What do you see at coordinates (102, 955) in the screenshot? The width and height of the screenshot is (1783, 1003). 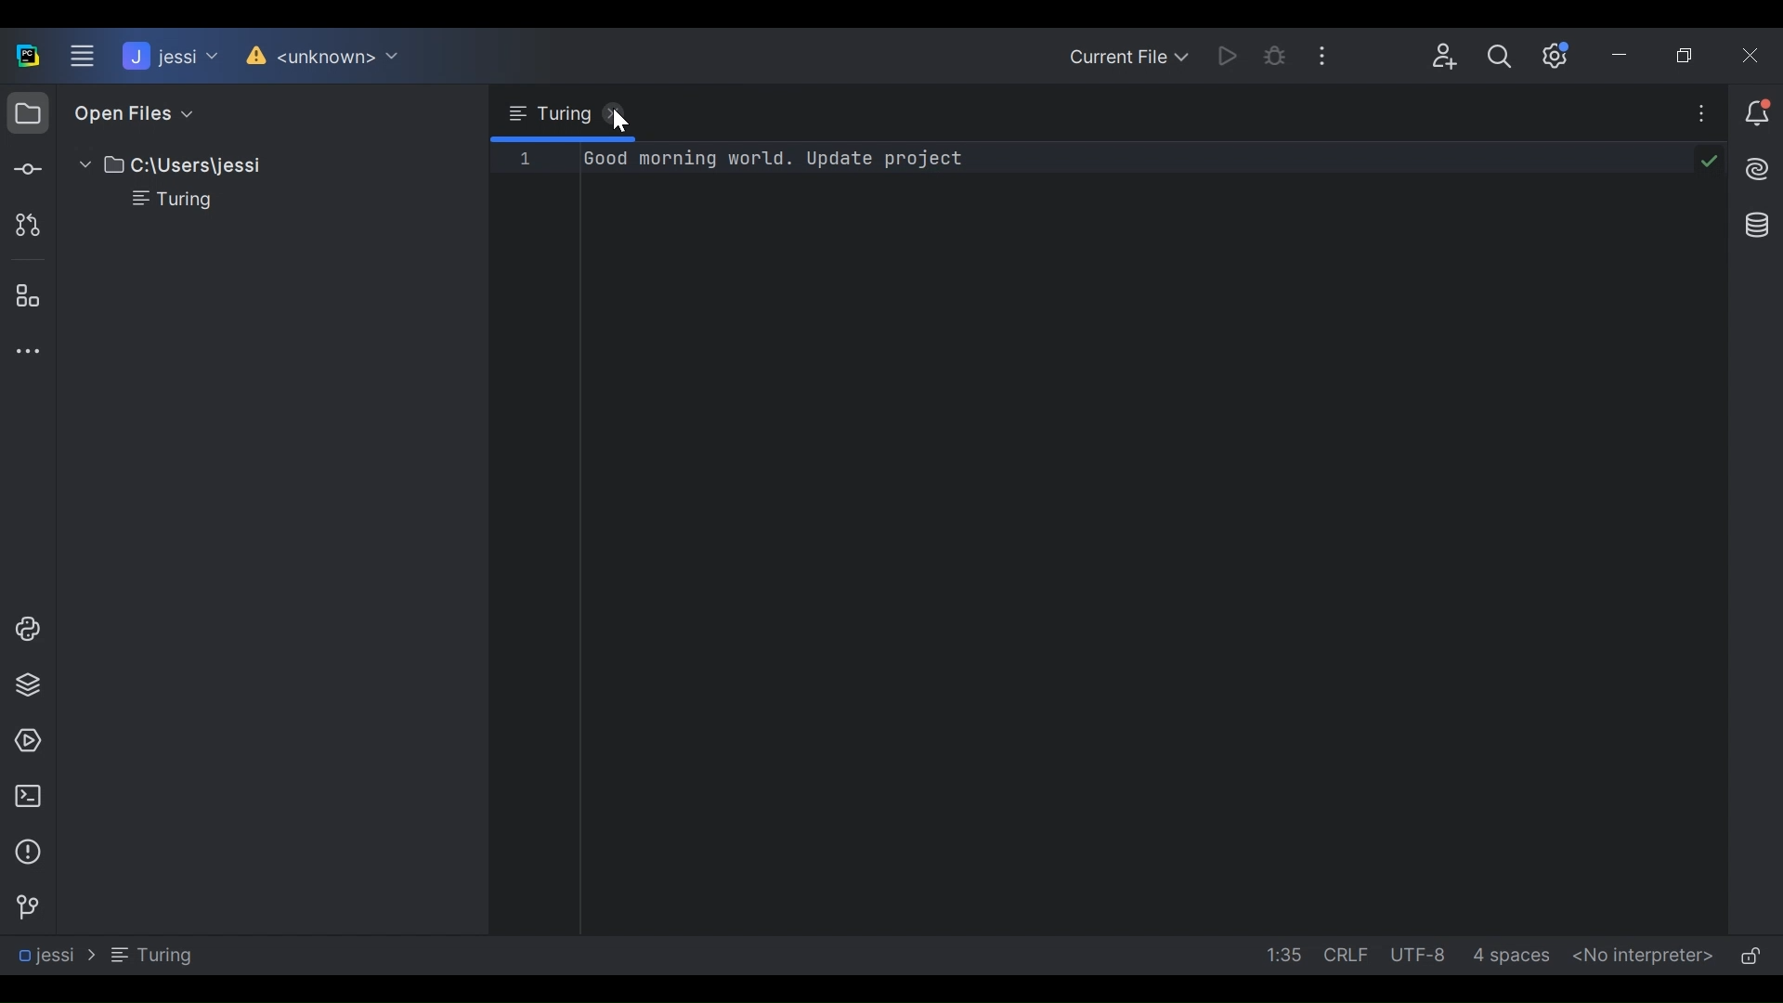 I see `Navigation` at bounding box center [102, 955].